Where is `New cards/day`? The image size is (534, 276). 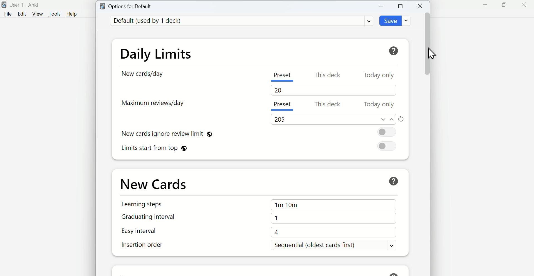 New cards/day is located at coordinates (144, 74).